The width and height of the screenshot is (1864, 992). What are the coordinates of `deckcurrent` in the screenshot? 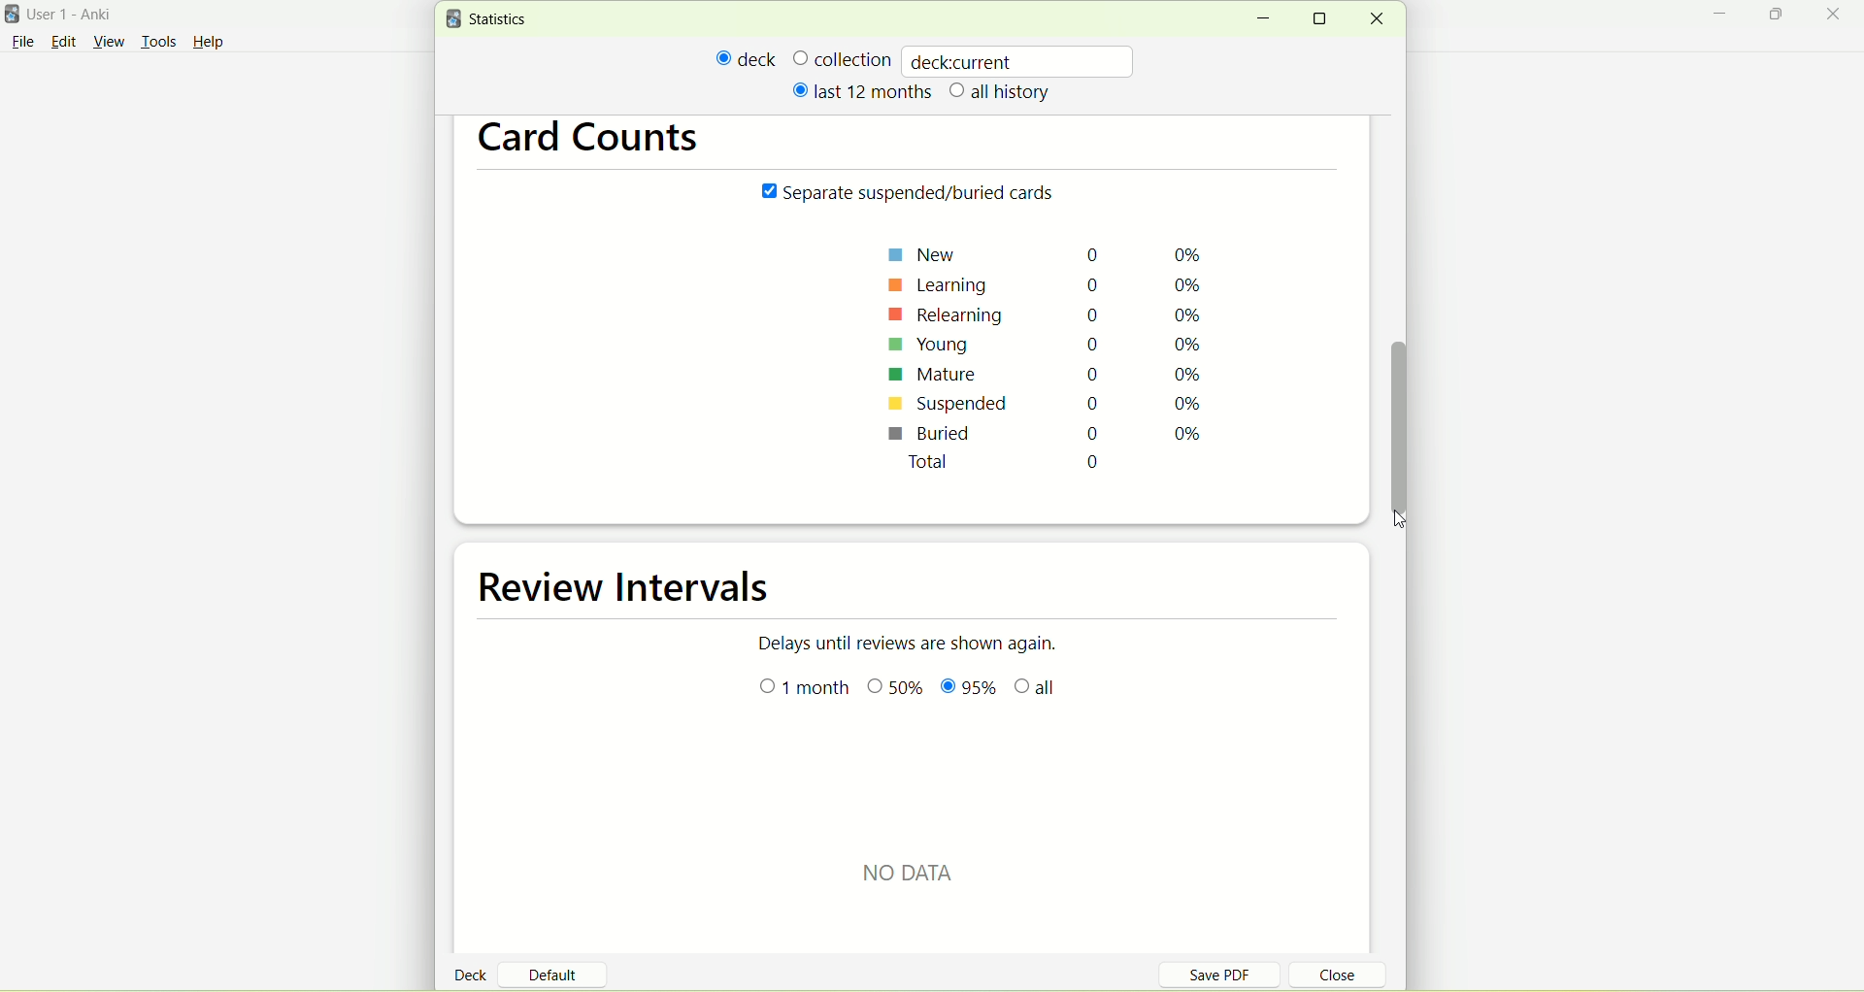 It's located at (1020, 60).